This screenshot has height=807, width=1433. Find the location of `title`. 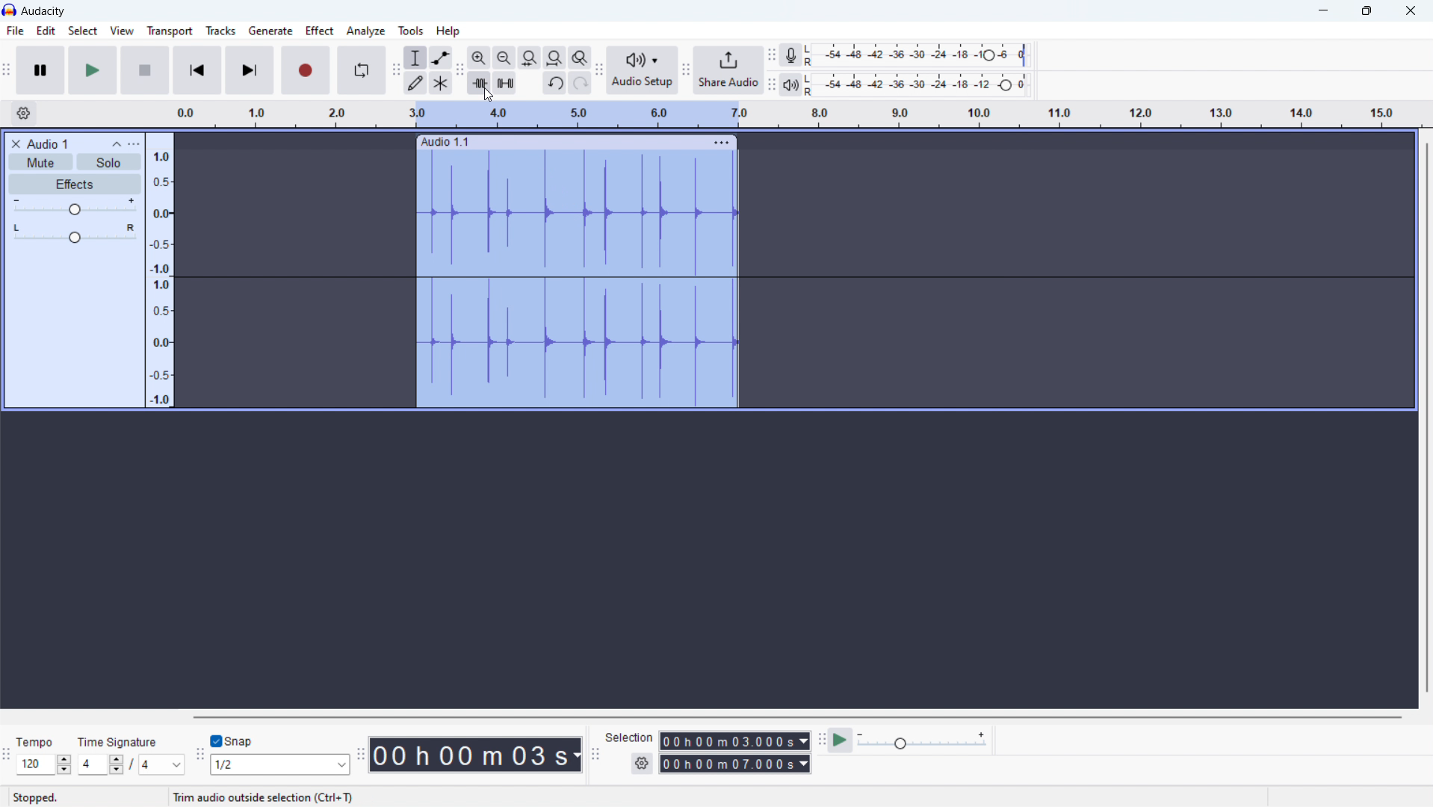

title is located at coordinates (43, 11).